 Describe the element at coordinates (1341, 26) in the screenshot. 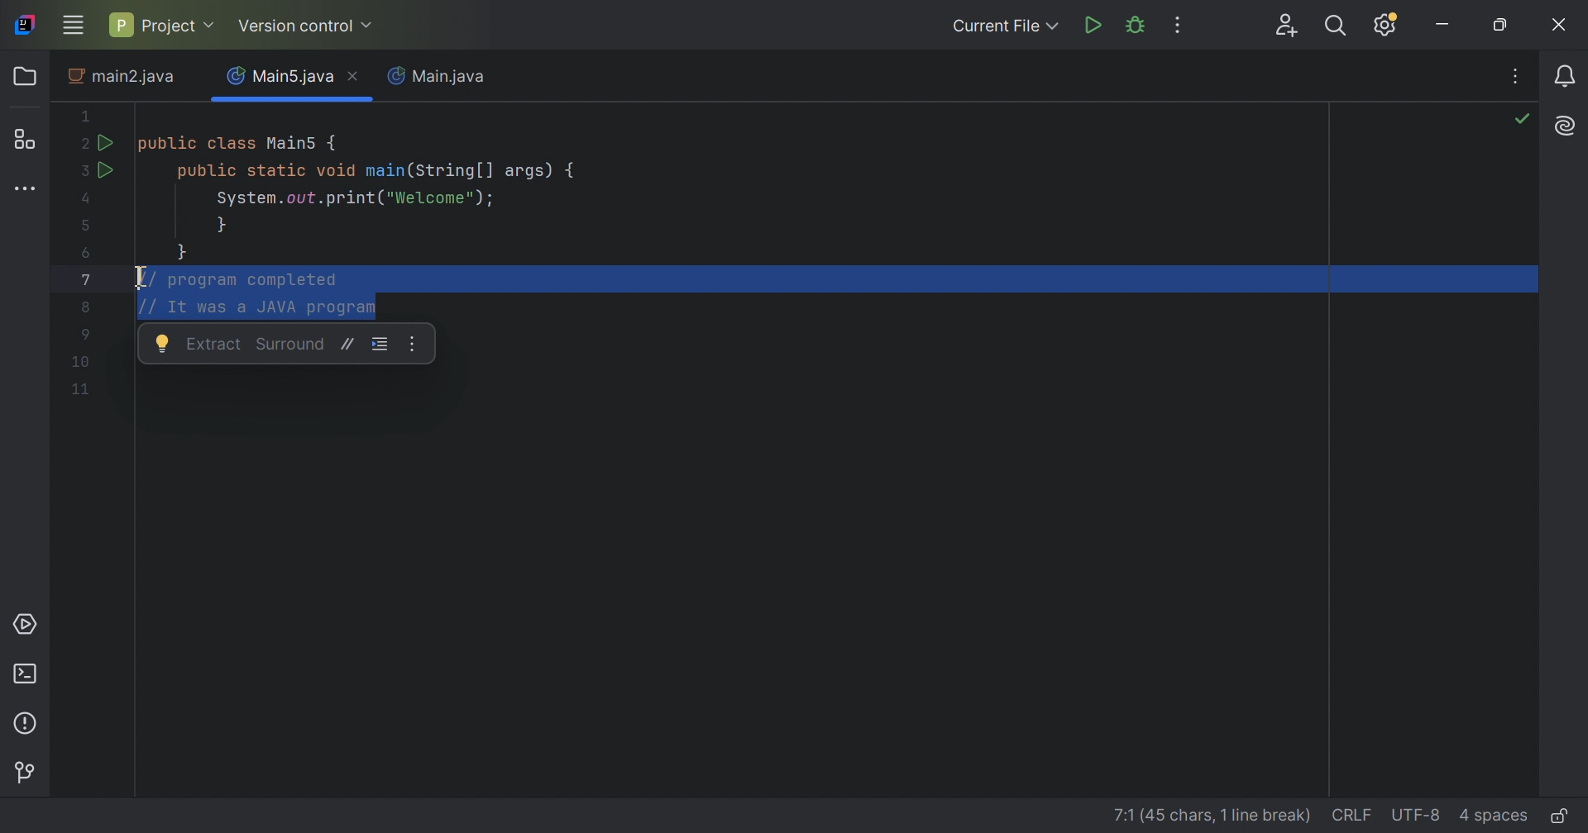

I see `Search` at that location.